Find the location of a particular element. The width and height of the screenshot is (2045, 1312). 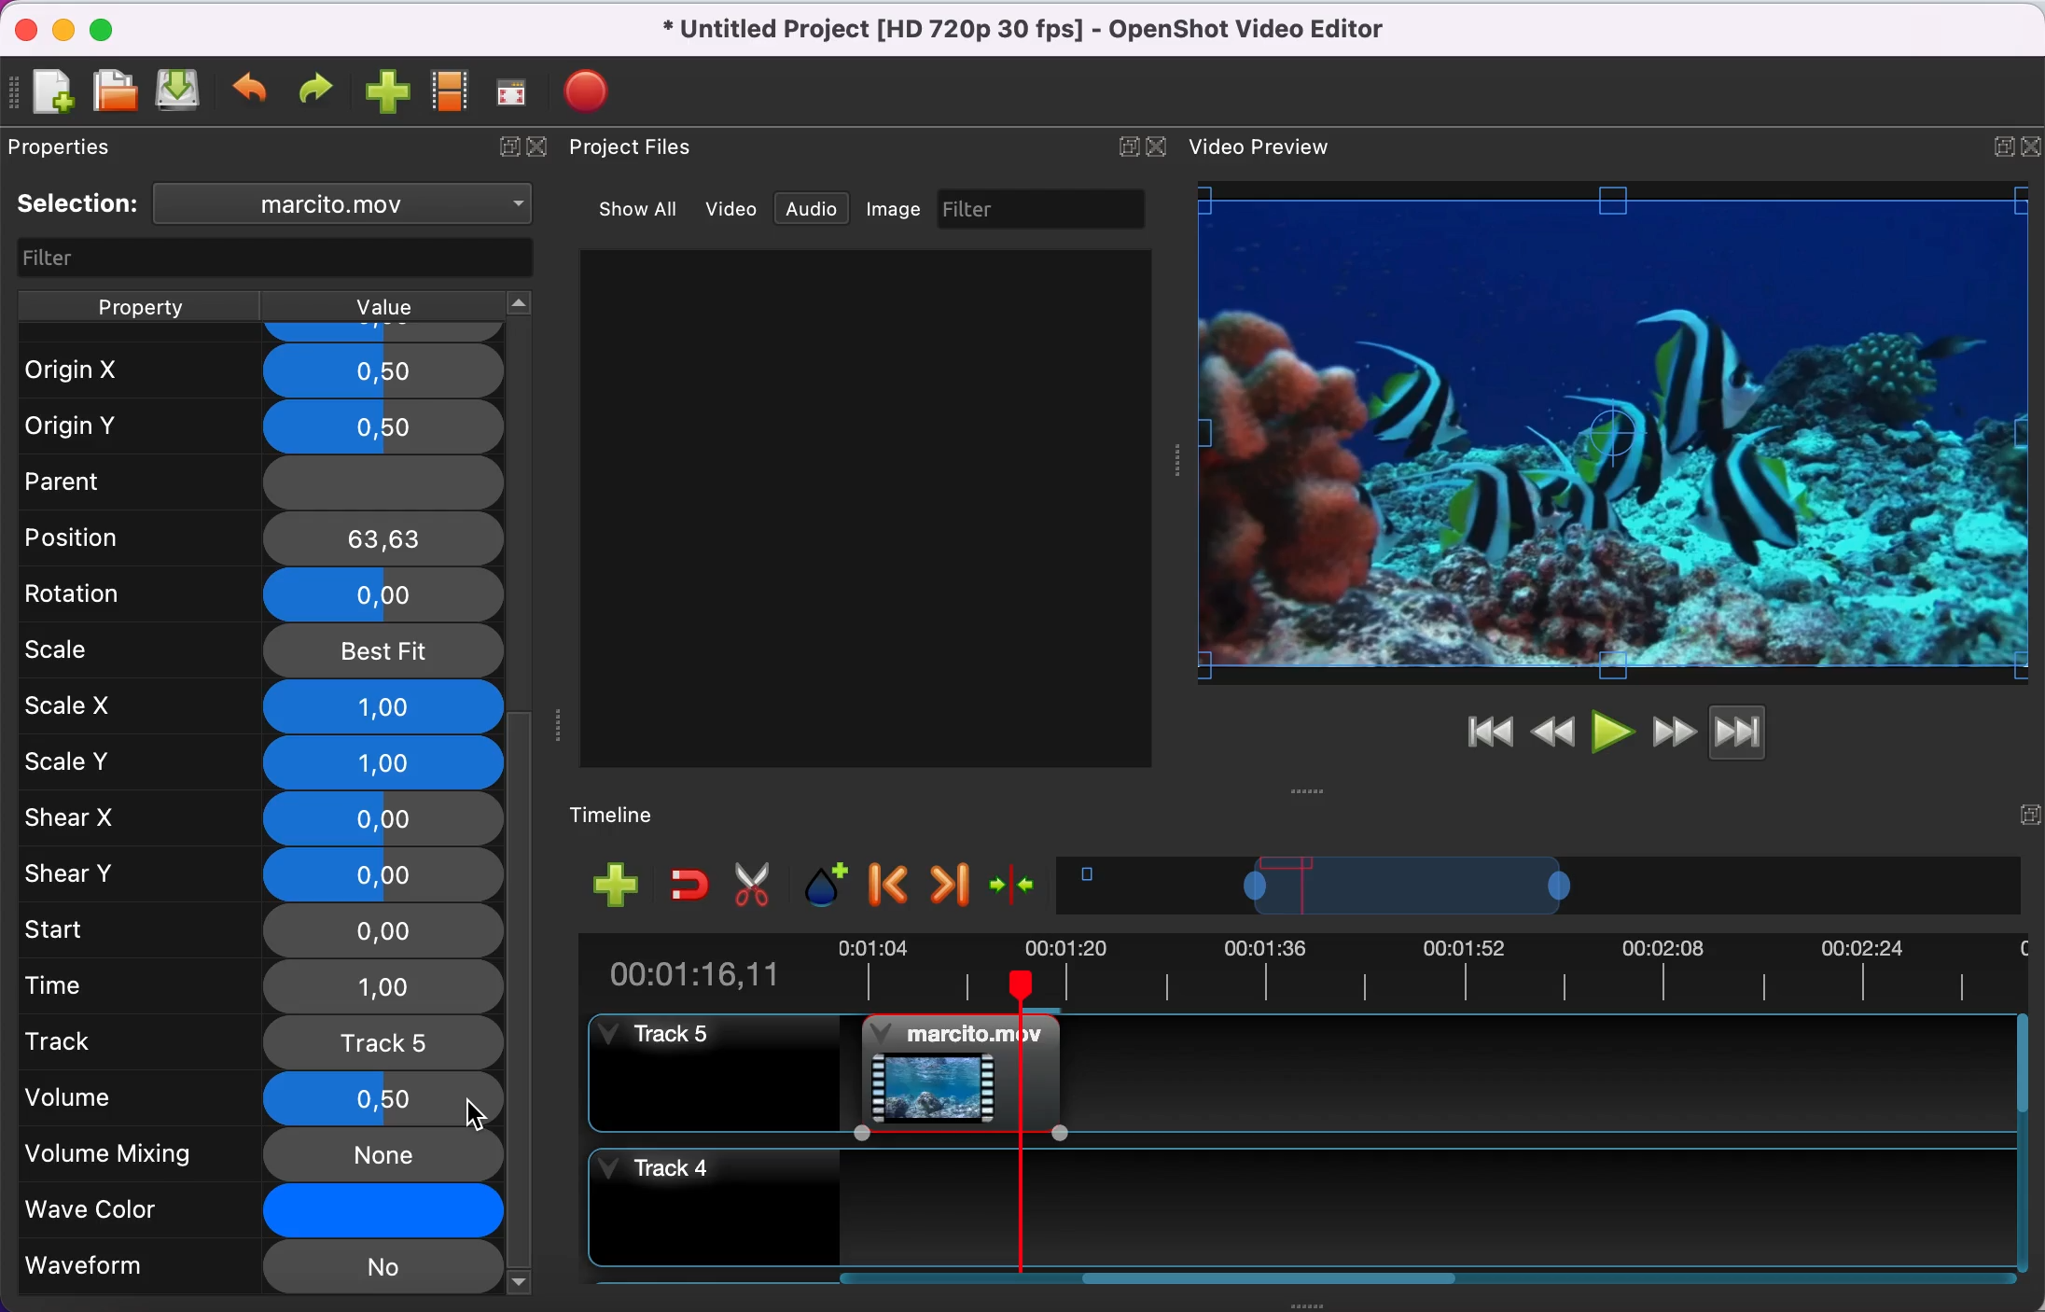

track 5 is located at coordinates (259, 1041).